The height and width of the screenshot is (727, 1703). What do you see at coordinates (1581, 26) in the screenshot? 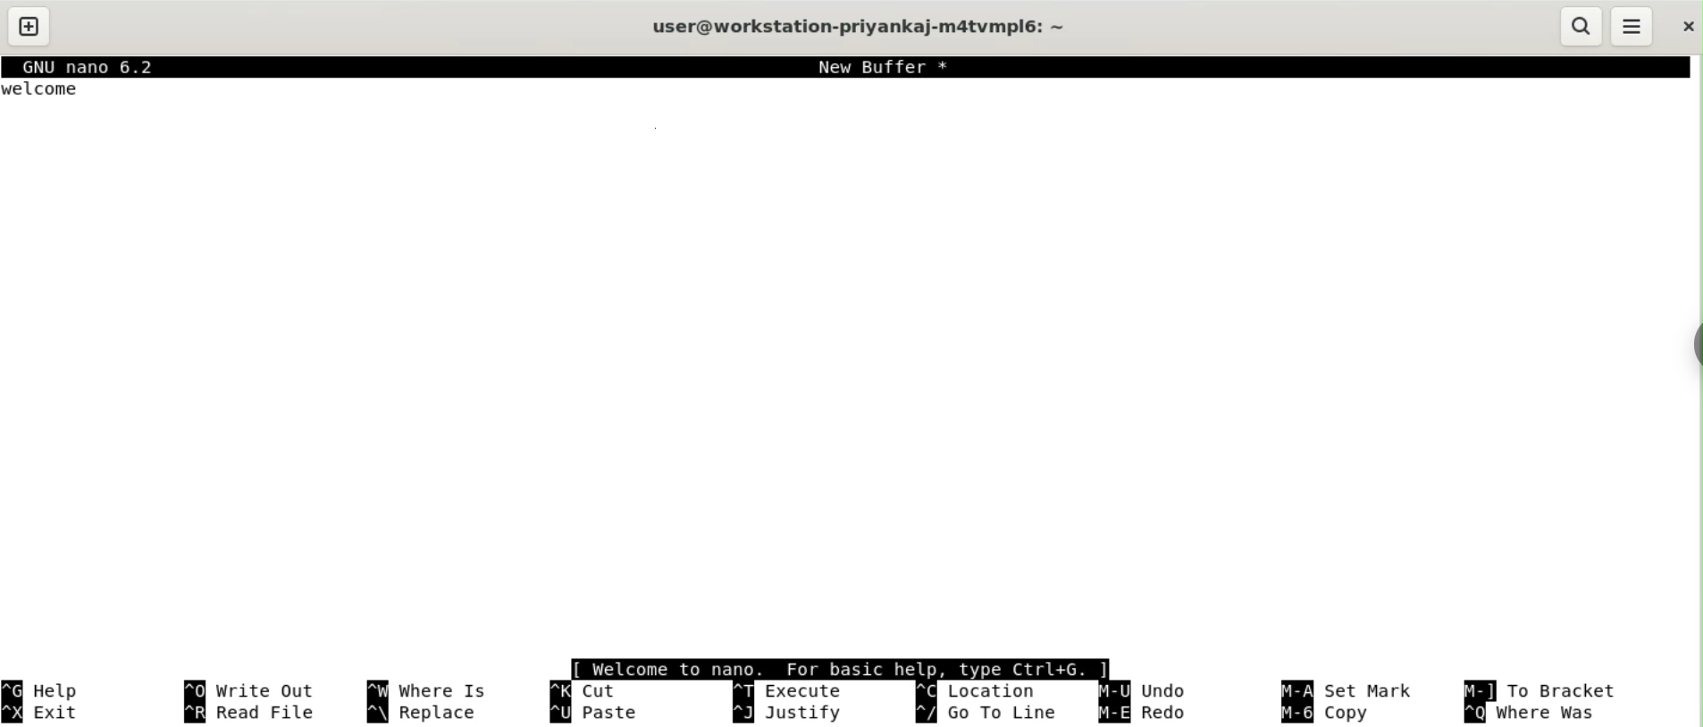
I see `search` at bounding box center [1581, 26].